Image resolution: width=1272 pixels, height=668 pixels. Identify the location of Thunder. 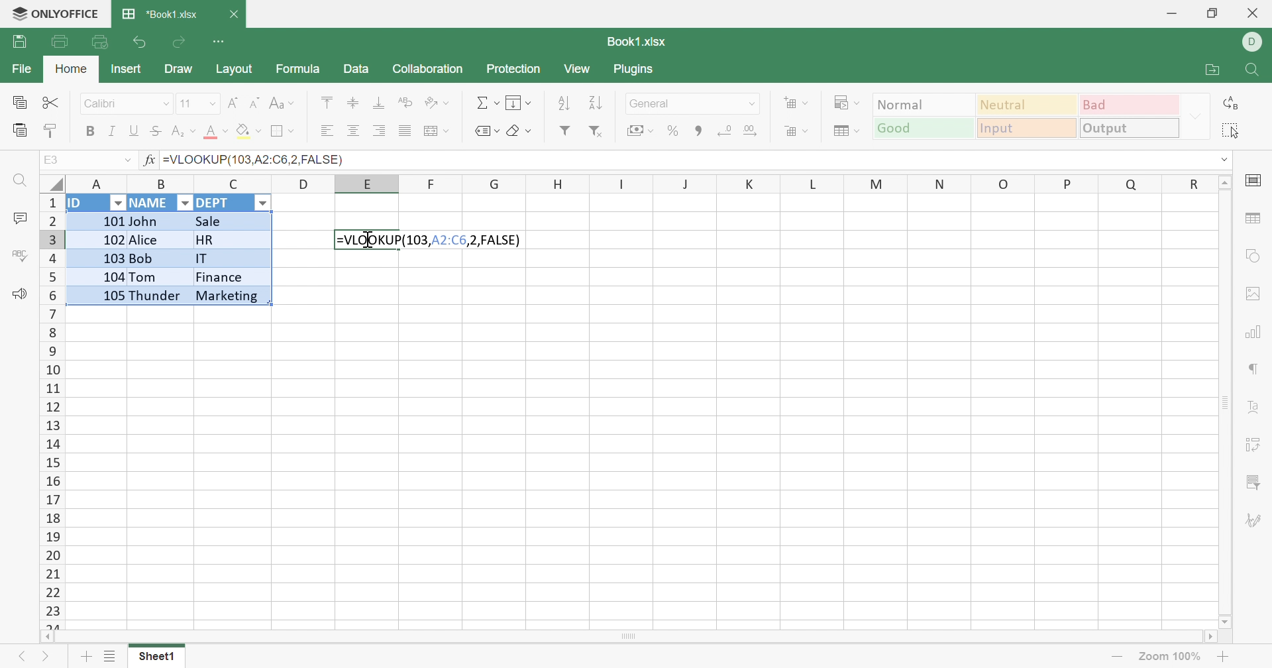
(157, 296).